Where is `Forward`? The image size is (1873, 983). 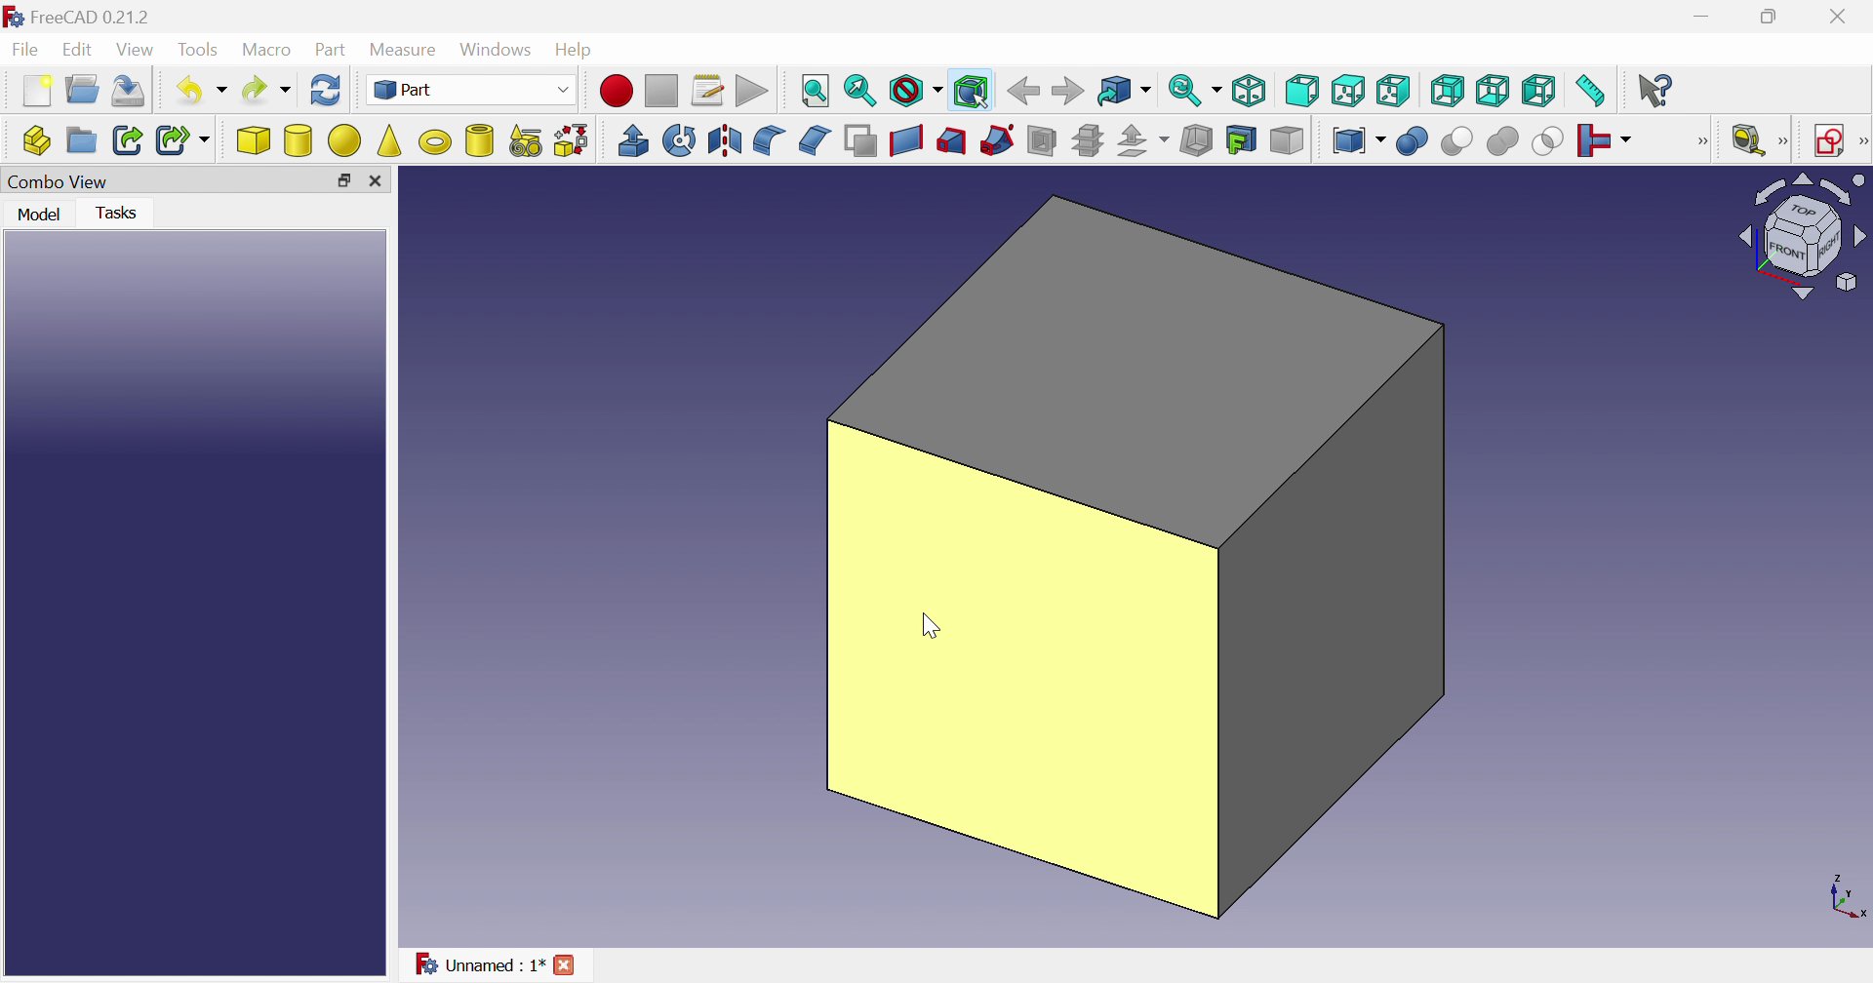
Forward is located at coordinates (1070, 89).